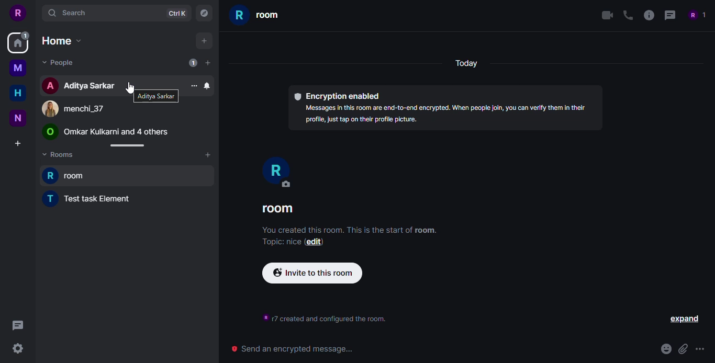  I want to click on more, so click(193, 86).